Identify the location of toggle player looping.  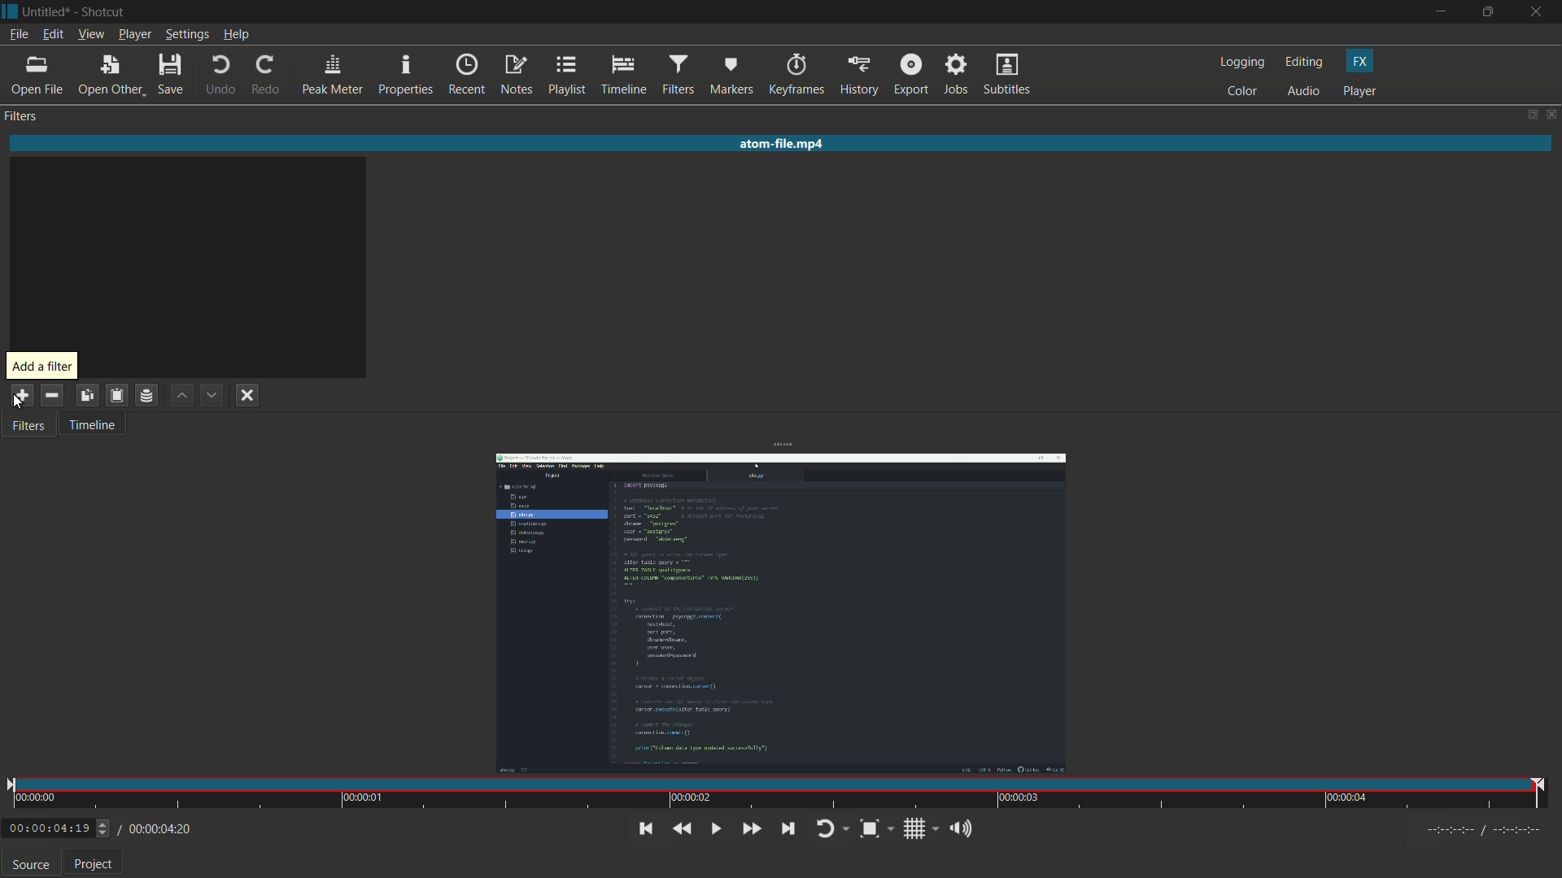
(834, 830).